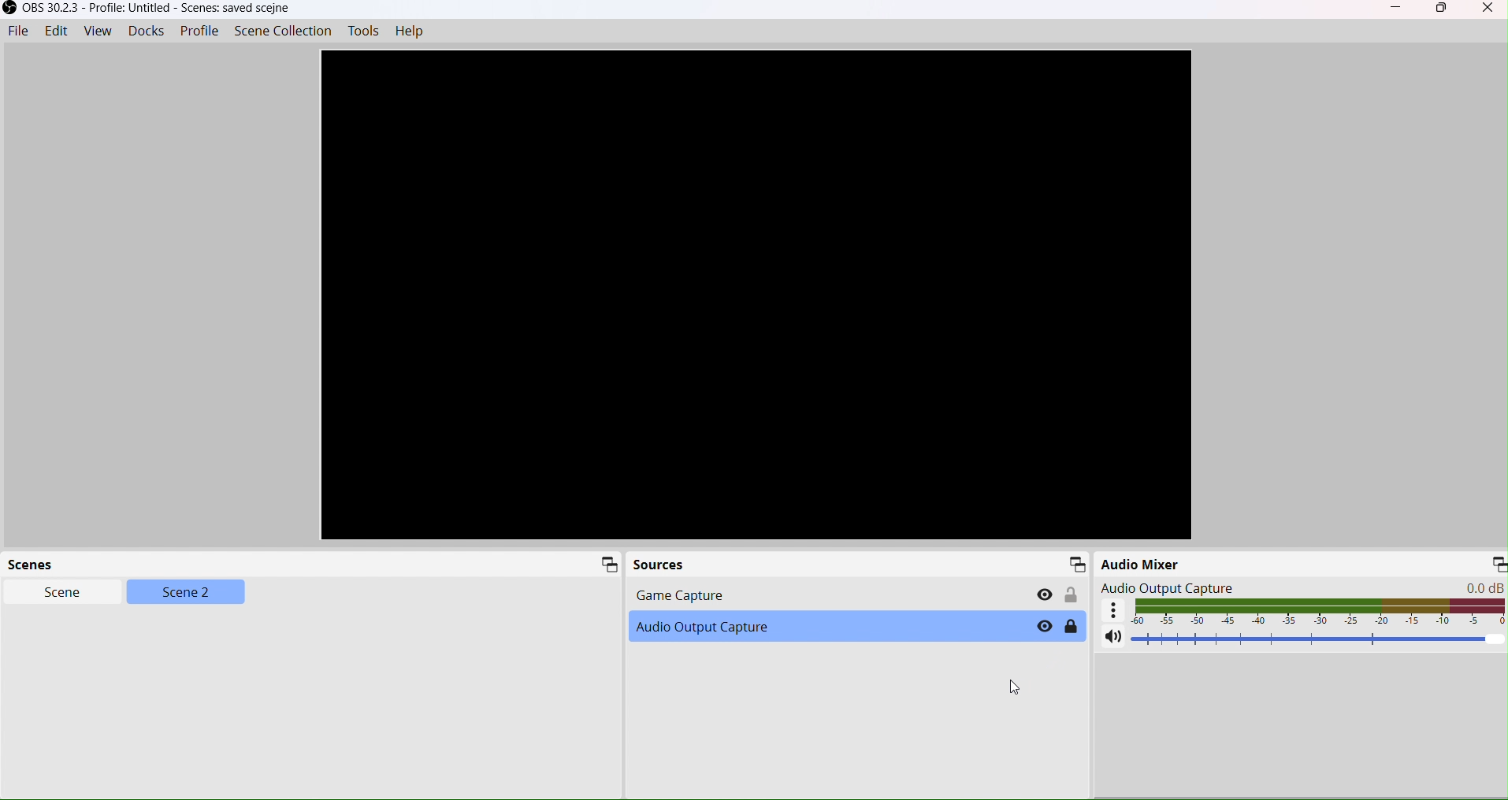 The width and height of the screenshot is (1508, 800). I want to click on Game Capture, so click(788, 594).